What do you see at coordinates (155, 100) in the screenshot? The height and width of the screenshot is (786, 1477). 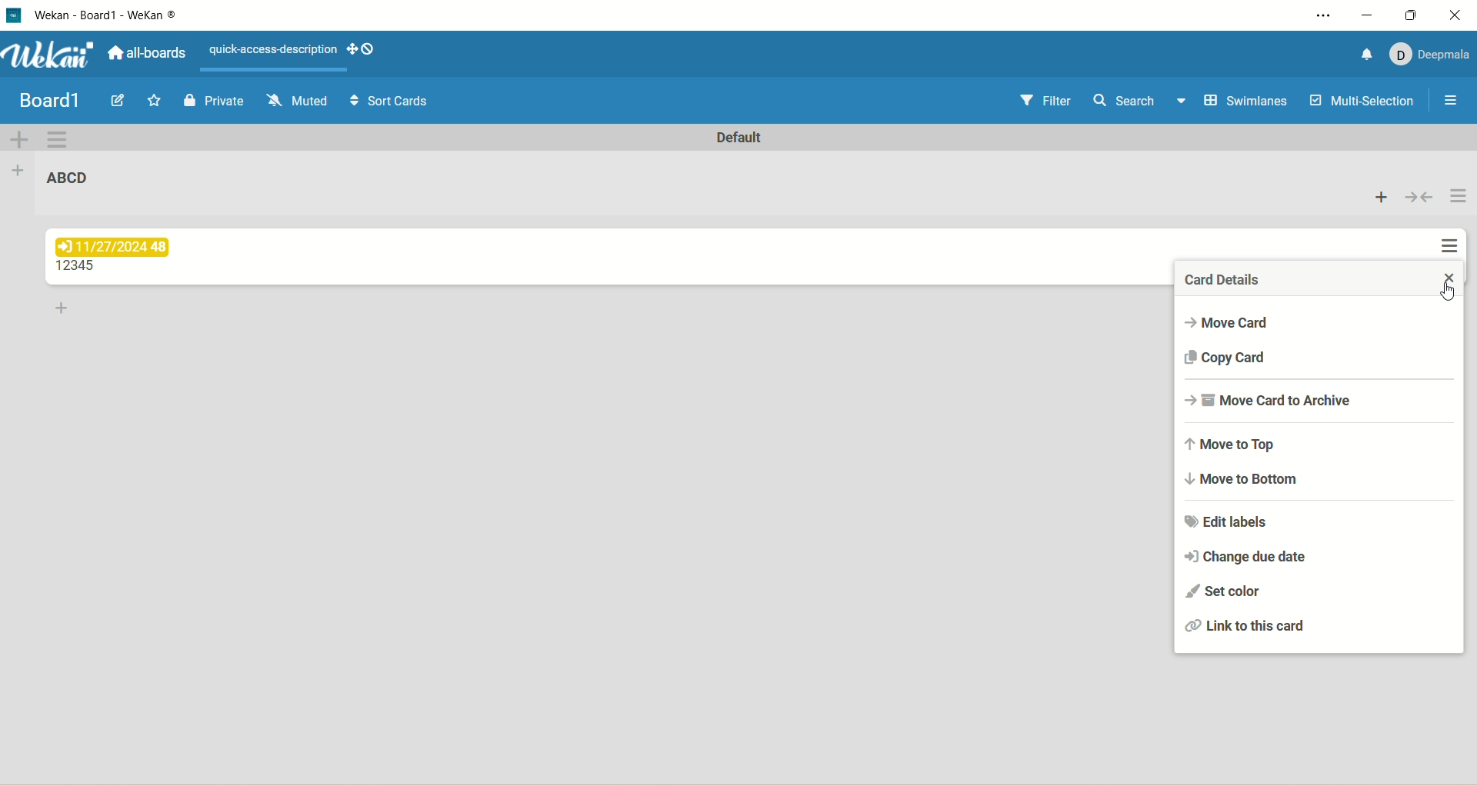 I see `favorite` at bounding box center [155, 100].